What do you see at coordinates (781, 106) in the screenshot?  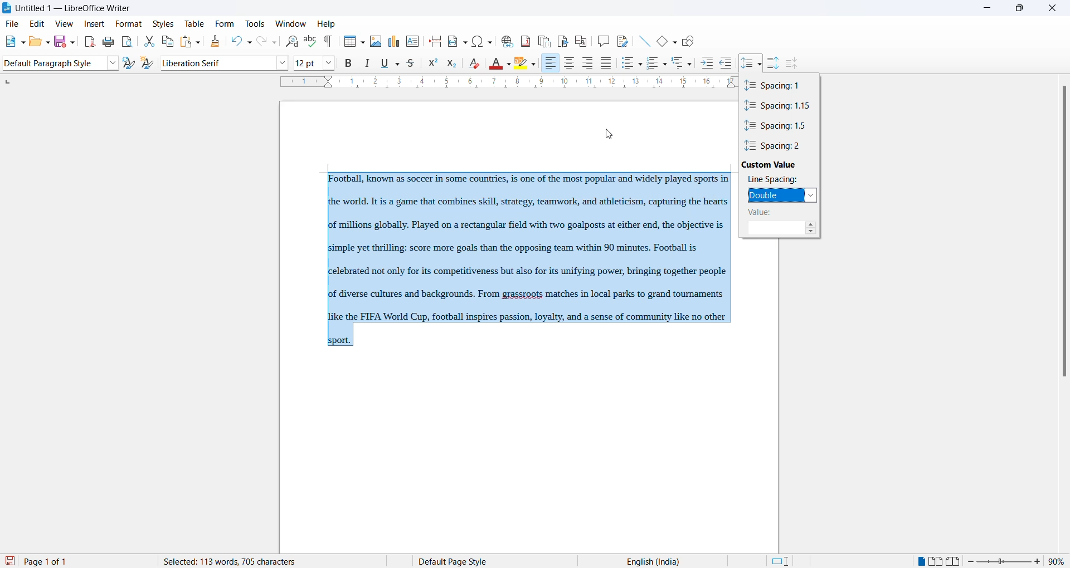 I see `spacing value 1.1.5` at bounding box center [781, 106].